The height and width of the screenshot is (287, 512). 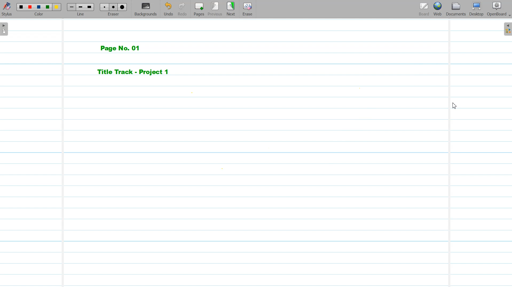 What do you see at coordinates (40, 9) in the screenshot?
I see `Color` at bounding box center [40, 9].